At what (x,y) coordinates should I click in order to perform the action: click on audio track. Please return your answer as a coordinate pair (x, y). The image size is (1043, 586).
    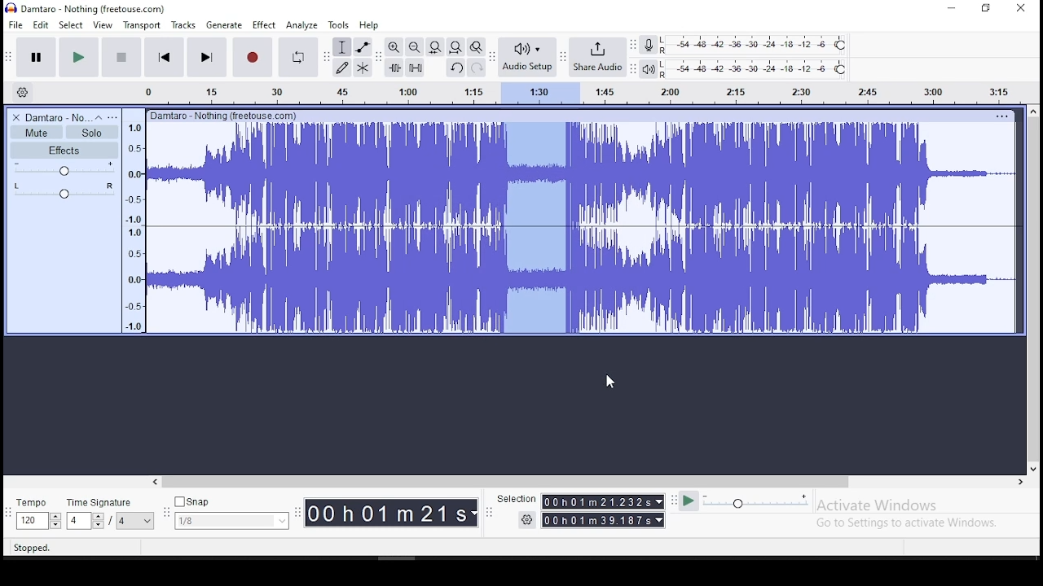
    Looking at the image, I should click on (579, 174).